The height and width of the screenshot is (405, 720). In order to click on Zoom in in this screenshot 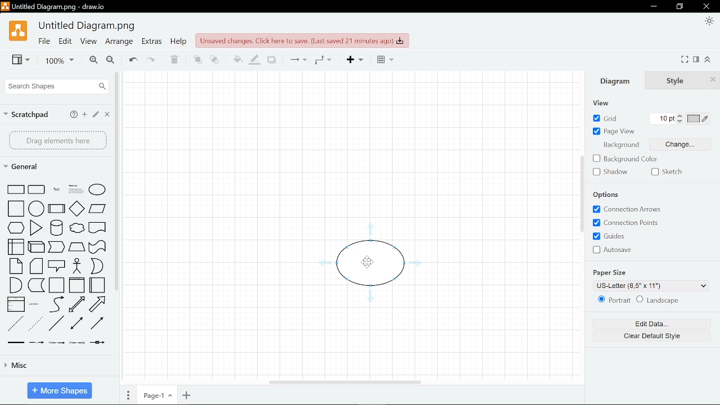, I will do `click(93, 60)`.